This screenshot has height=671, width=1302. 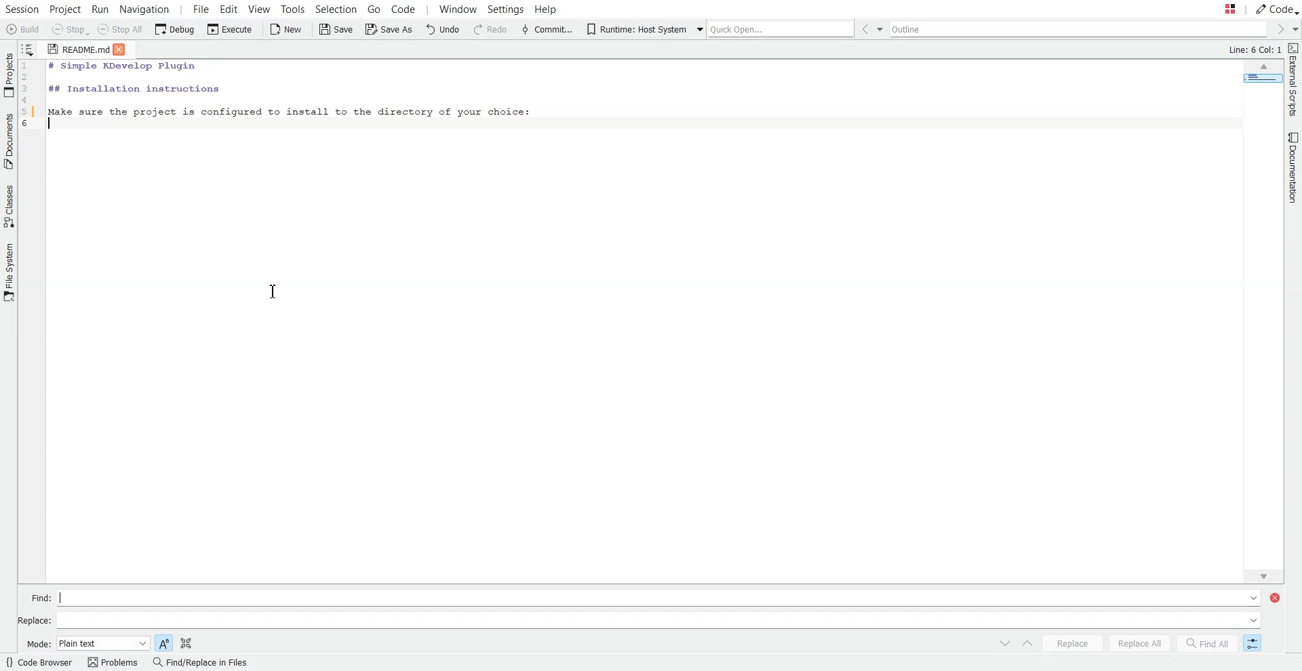 What do you see at coordinates (121, 49) in the screenshot?
I see `Close` at bounding box center [121, 49].